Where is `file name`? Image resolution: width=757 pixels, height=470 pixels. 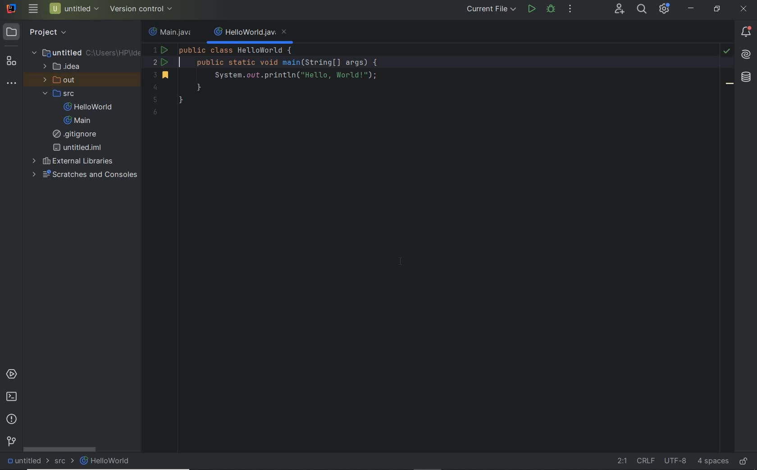
file name is located at coordinates (172, 31).